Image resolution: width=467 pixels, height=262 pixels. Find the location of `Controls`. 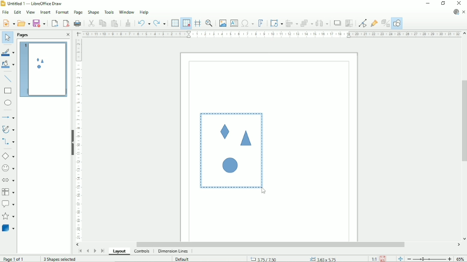

Controls is located at coordinates (142, 252).